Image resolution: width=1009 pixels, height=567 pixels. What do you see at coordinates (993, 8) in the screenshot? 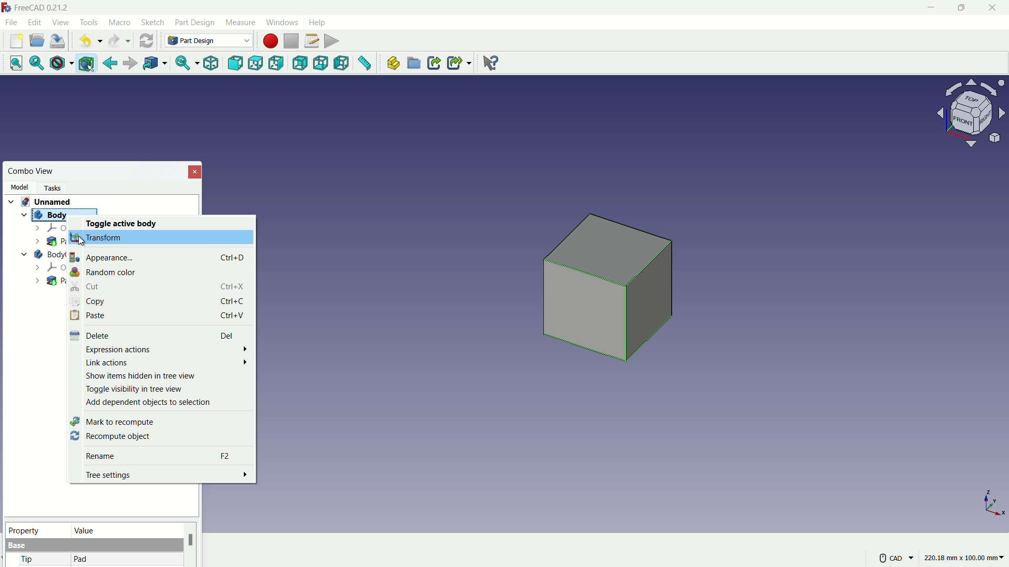
I see `close app` at bounding box center [993, 8].